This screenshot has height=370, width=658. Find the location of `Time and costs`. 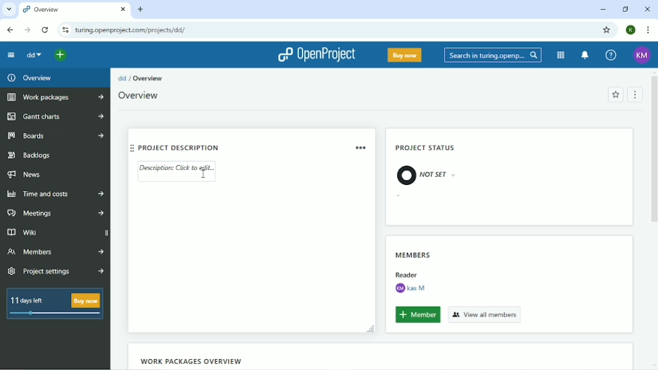

Time and costs is located at coordinates (55, 194).